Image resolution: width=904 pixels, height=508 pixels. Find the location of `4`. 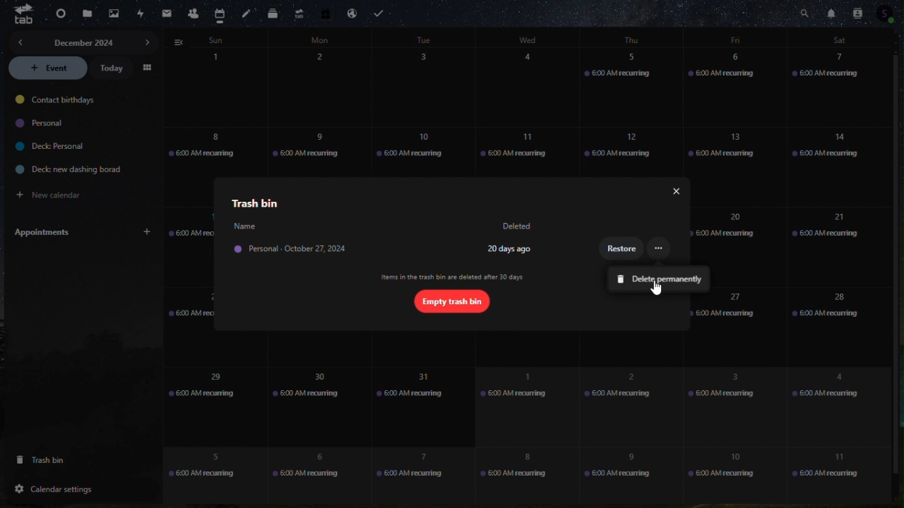

4 is located at coordinates (536, 87).